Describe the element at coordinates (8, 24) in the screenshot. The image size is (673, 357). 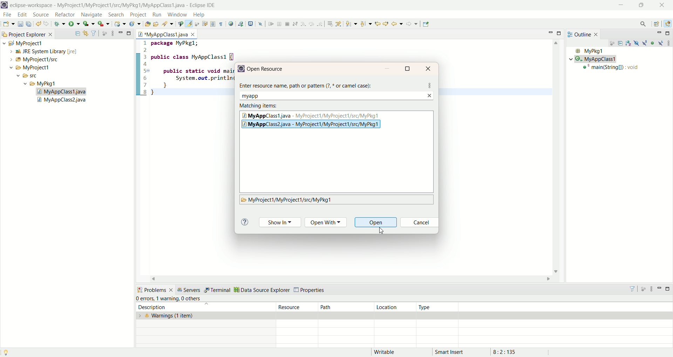
I see `new` at that location.